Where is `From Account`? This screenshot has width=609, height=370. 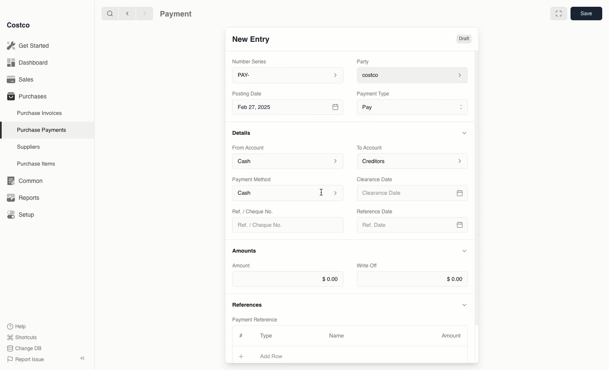 From Account is located at coordinates (248, 147).